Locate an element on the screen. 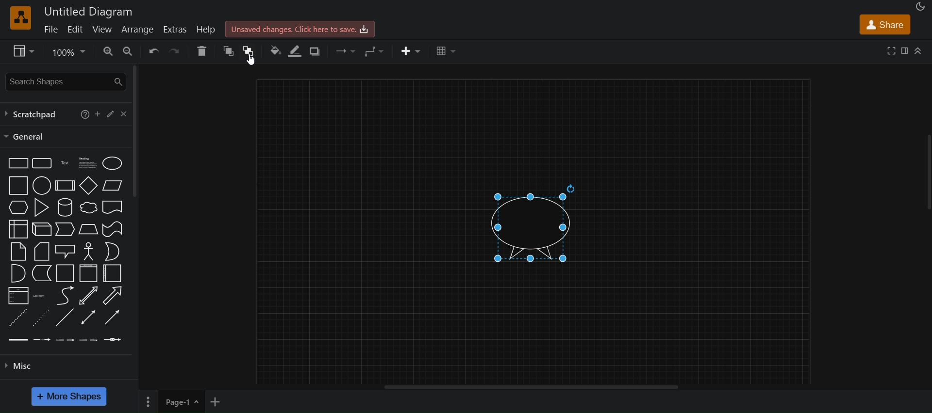 This screenshot has width=932, height=413. cloud is located at coordinates (88, 207).